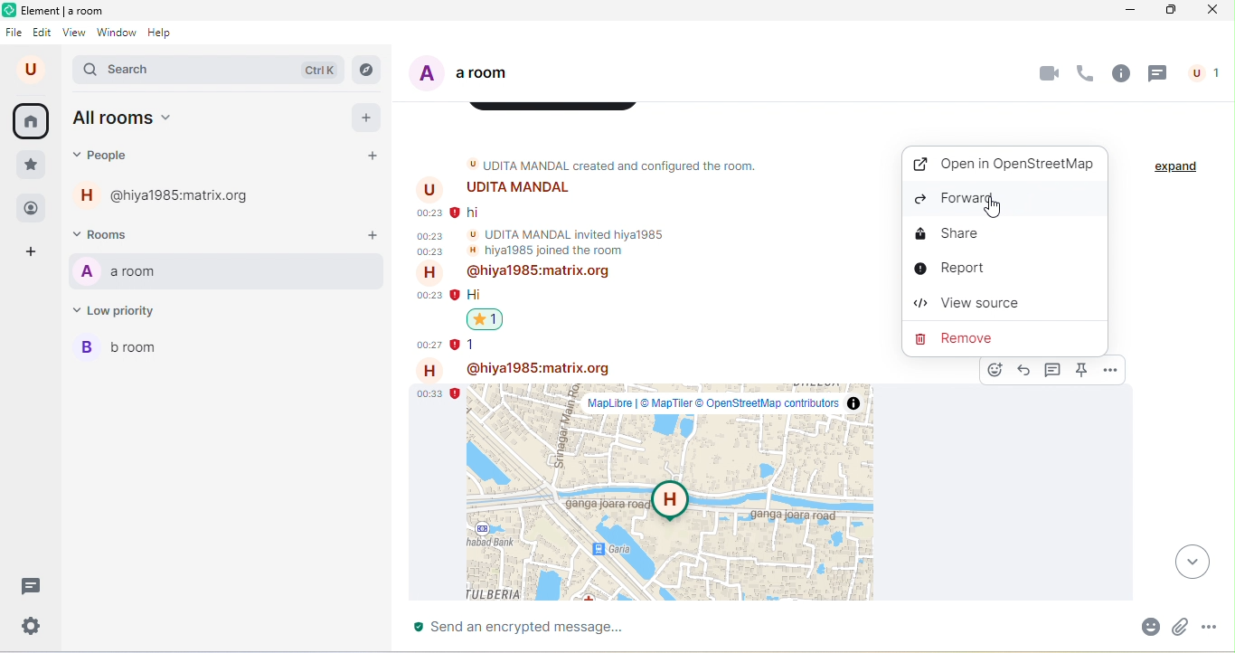 The image size is (1235, 653). Describe the element at coordinates (14, 33) in the screenshot. I see `file` at that location.